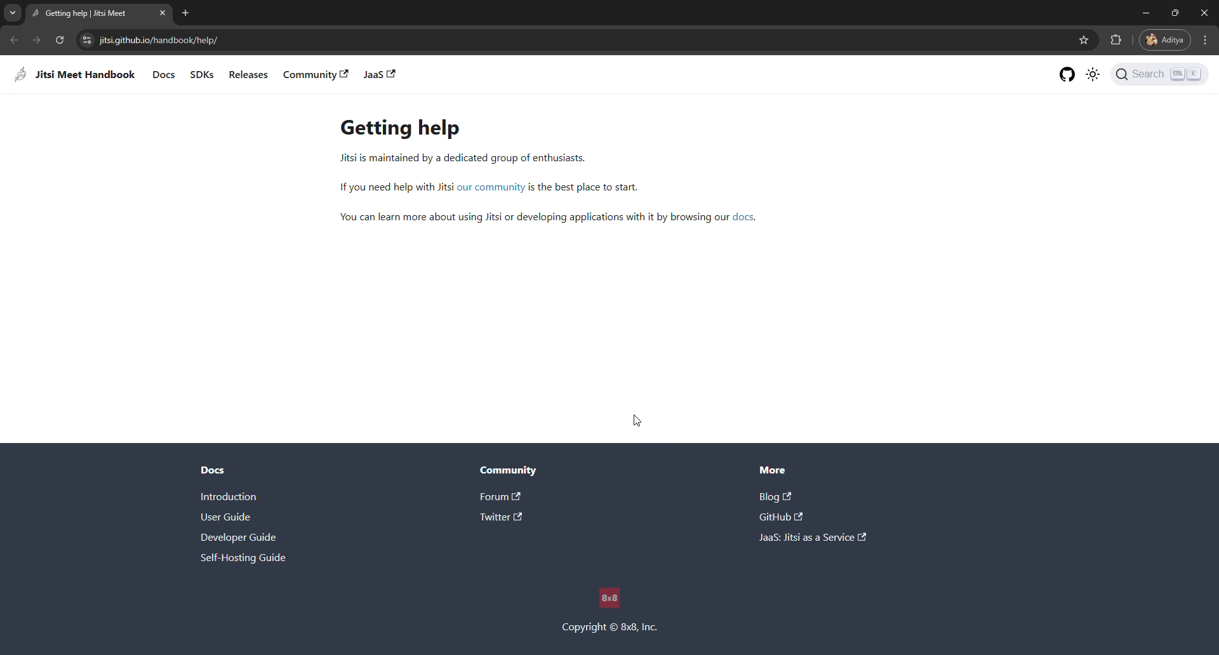 This screenshot has width=1219, height=655. Describe the element at coordinates (551, 219) in the screenshot. I see `You can learn more about using Jitsi or developing applications with it by browsing our docs.` at that location.